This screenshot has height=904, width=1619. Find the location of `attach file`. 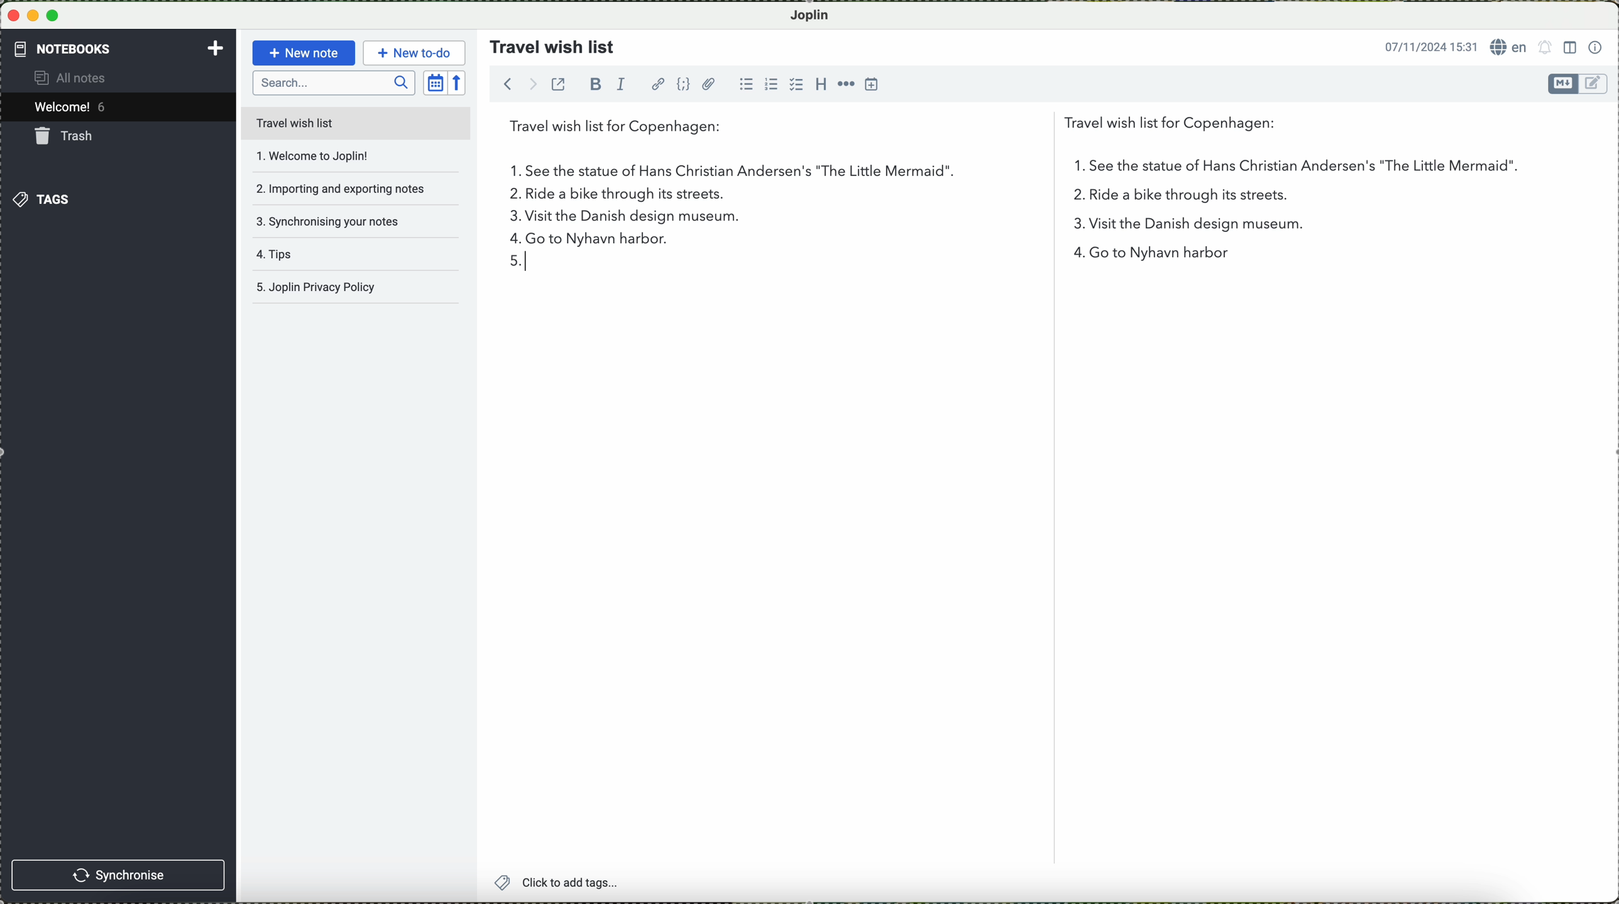

attach file is located at coordinates (709, 84).